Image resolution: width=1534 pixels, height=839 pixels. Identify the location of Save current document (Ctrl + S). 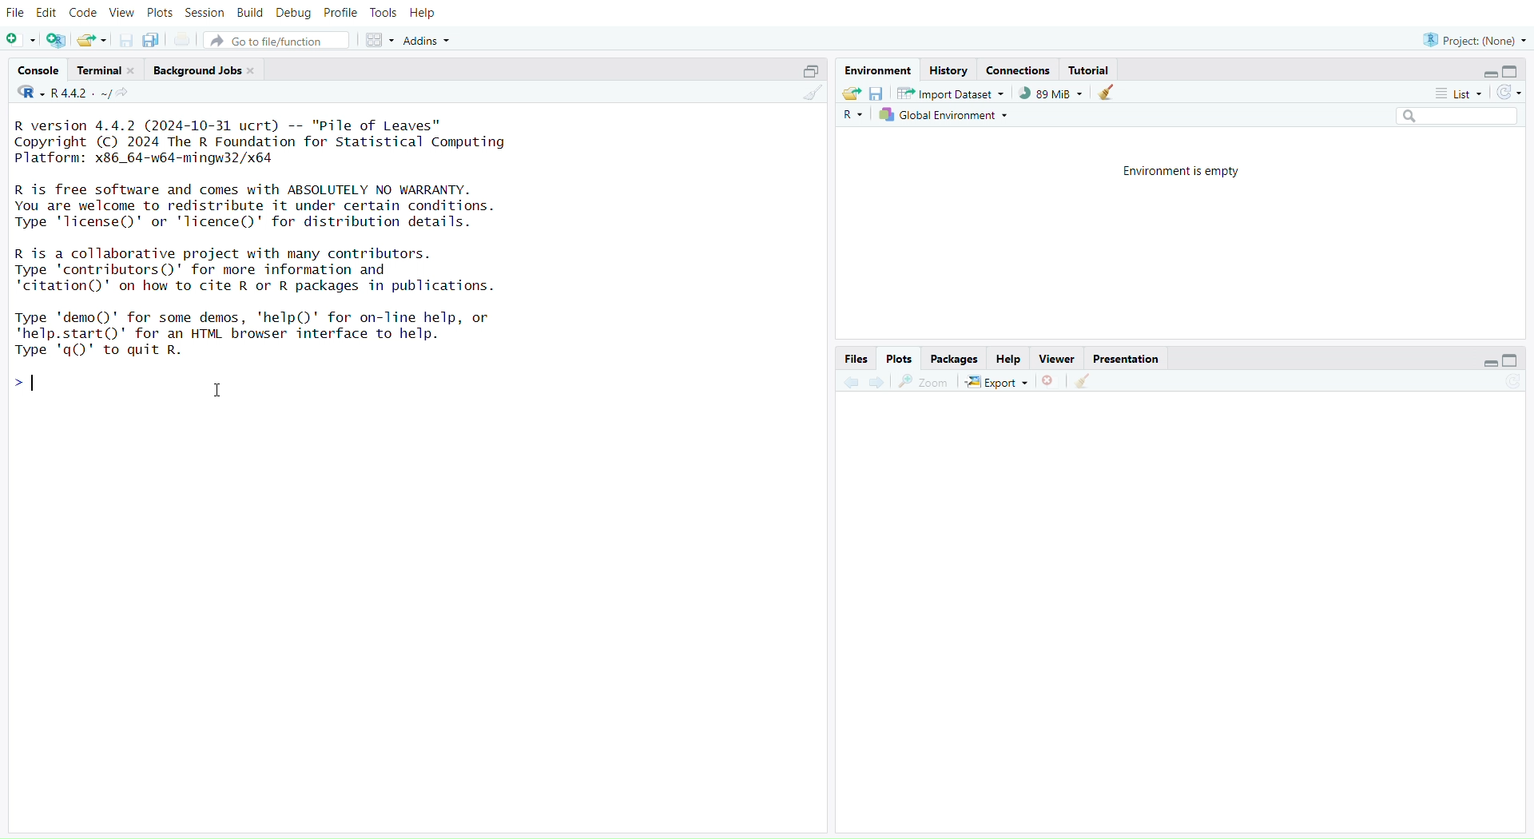
(123, 40).